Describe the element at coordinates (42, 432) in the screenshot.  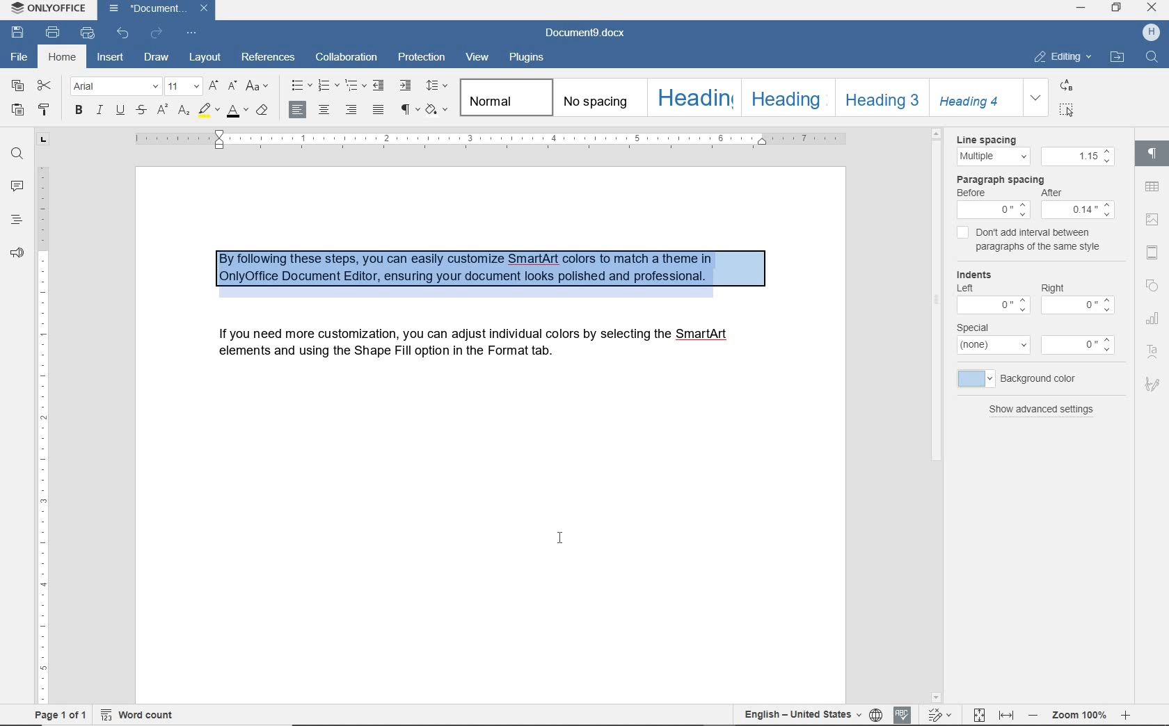
I see `ruler` at that location.